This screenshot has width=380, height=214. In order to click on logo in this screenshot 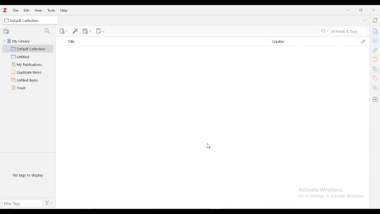, I will do `click(5, 10)`.